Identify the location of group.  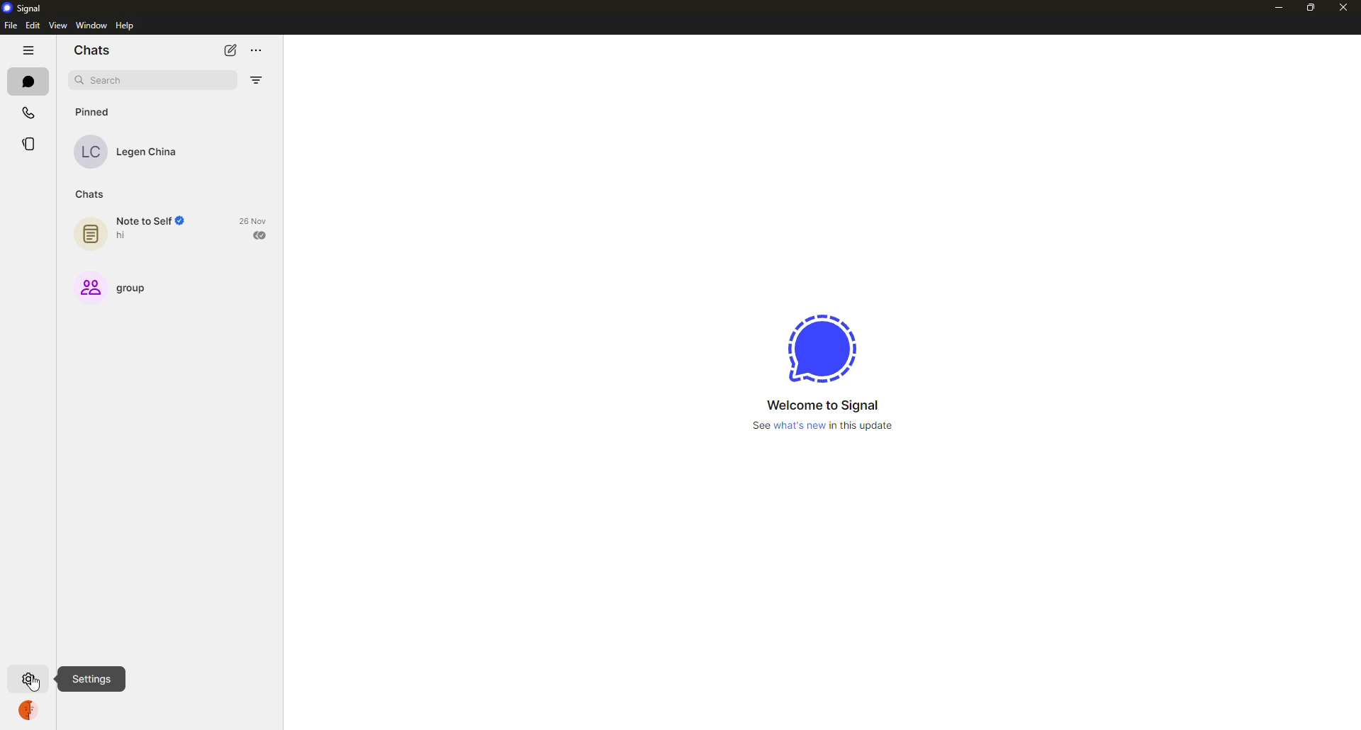
(88, 287).